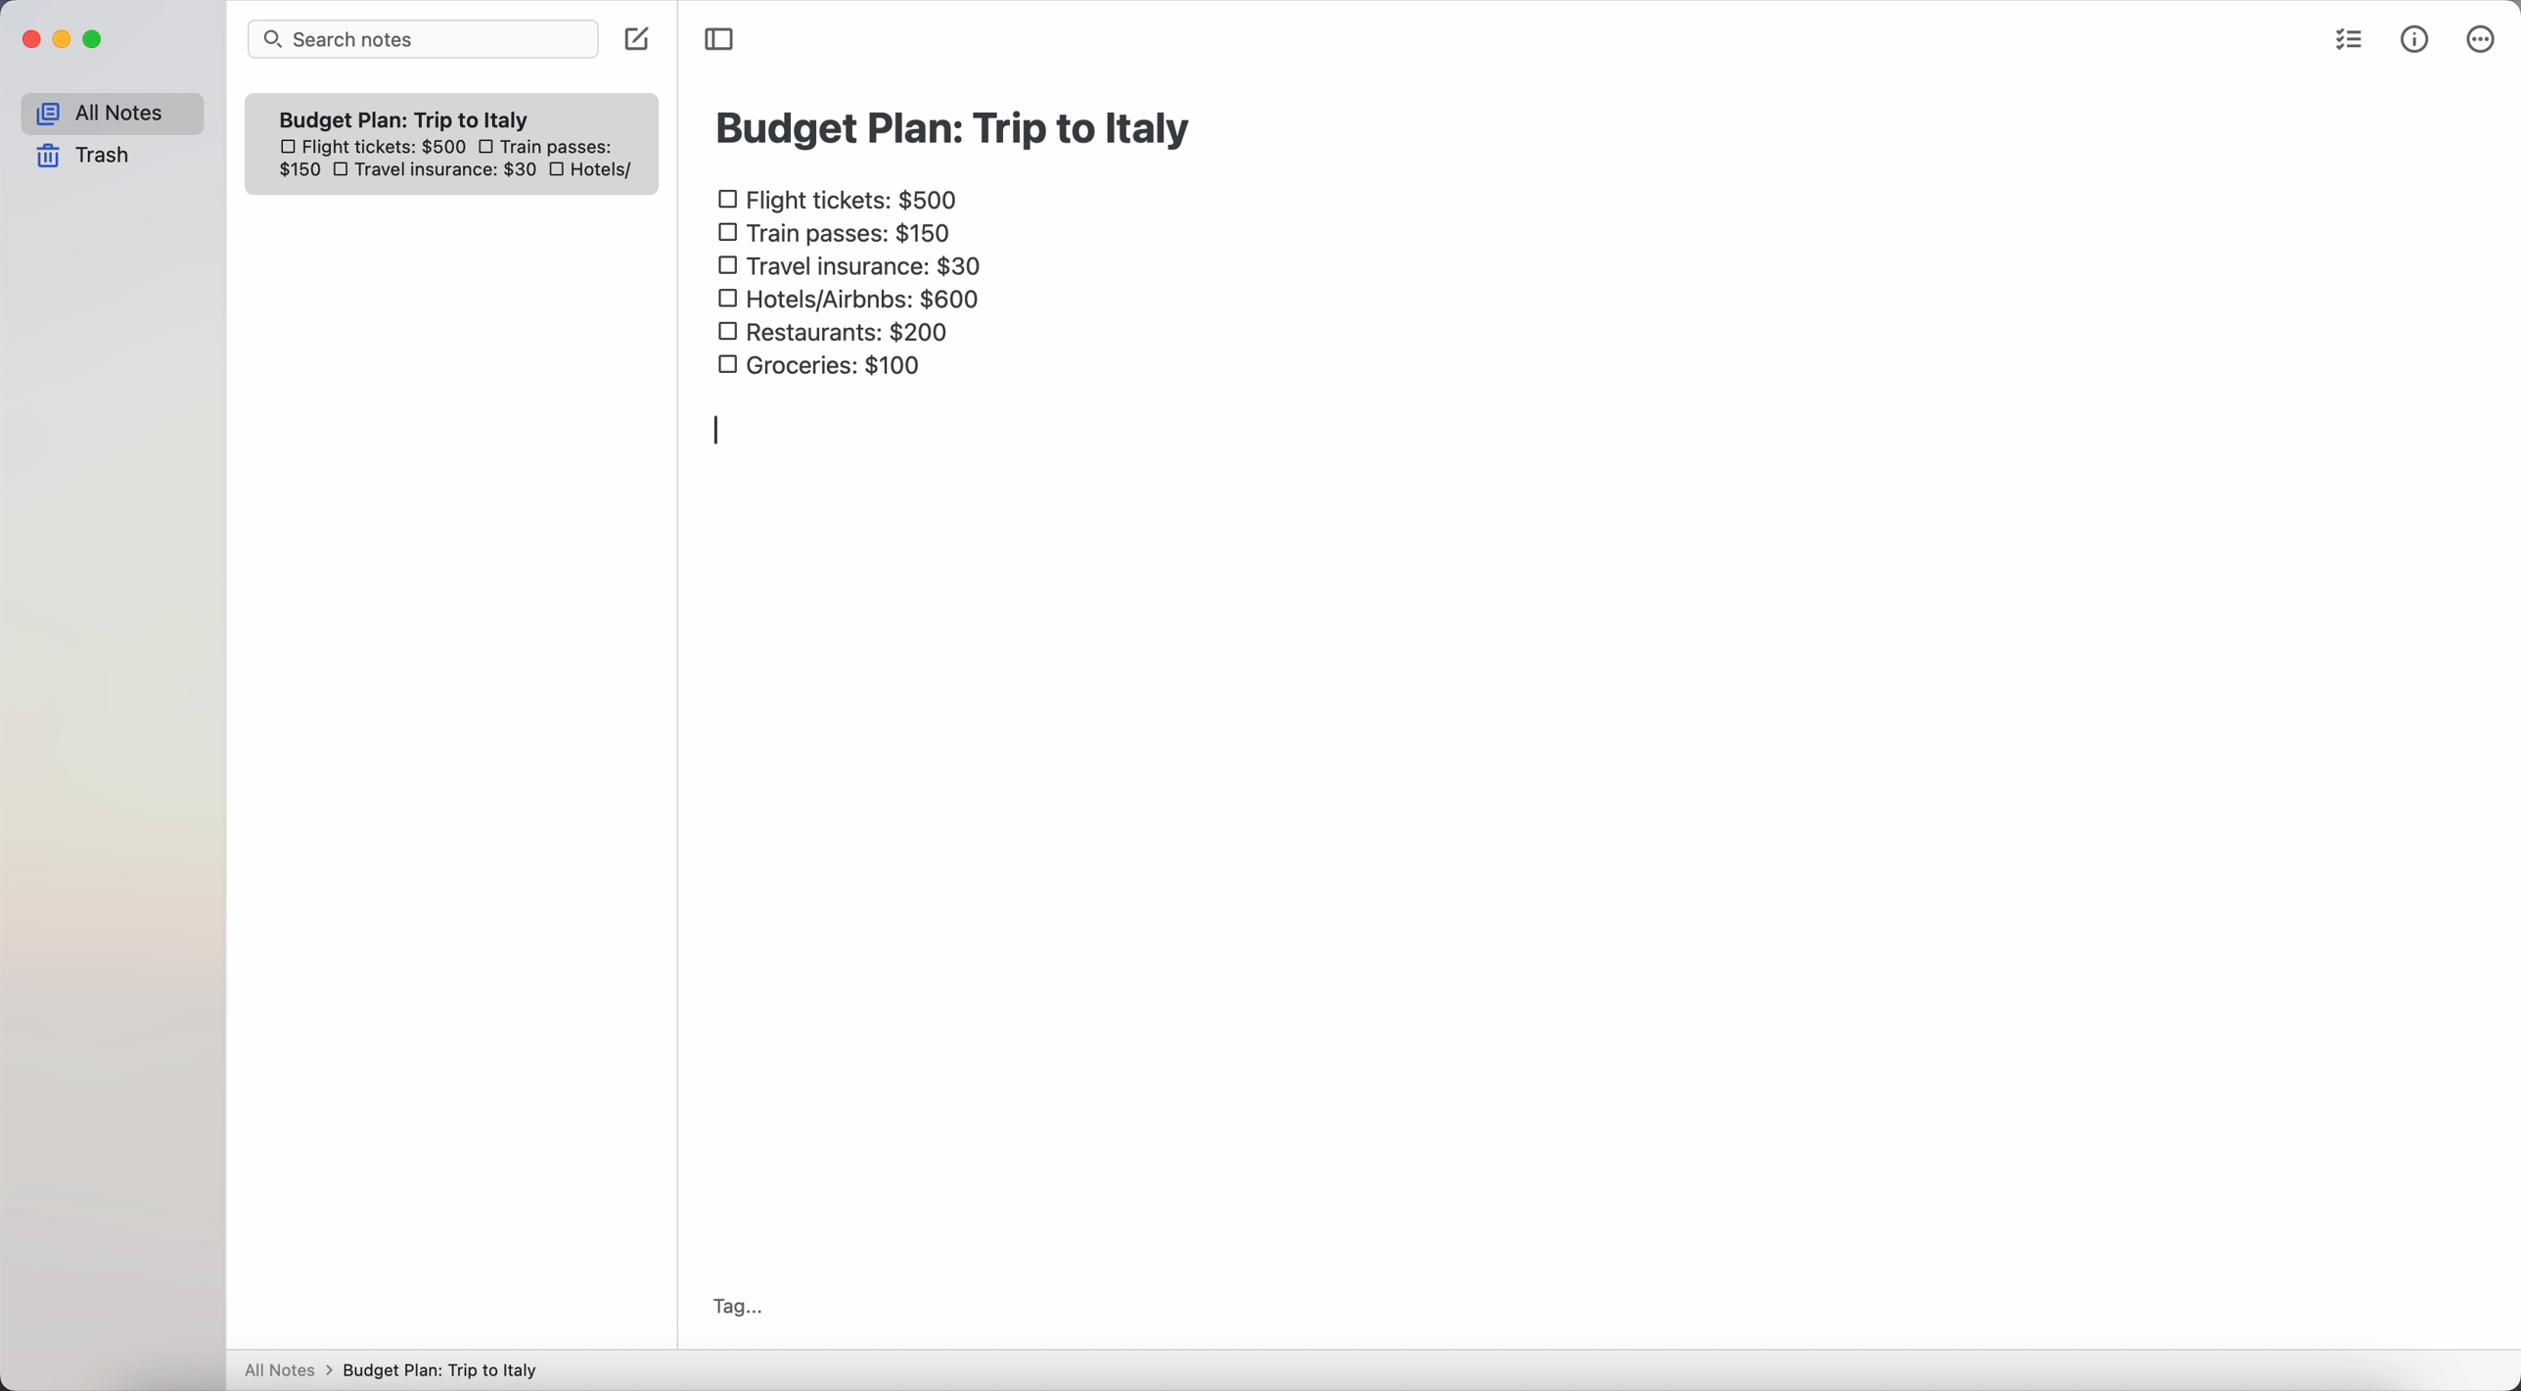  What do you see at coordinates (98, 40) in the screenshot?
I see `maximize` at bounding box center [98, 40].